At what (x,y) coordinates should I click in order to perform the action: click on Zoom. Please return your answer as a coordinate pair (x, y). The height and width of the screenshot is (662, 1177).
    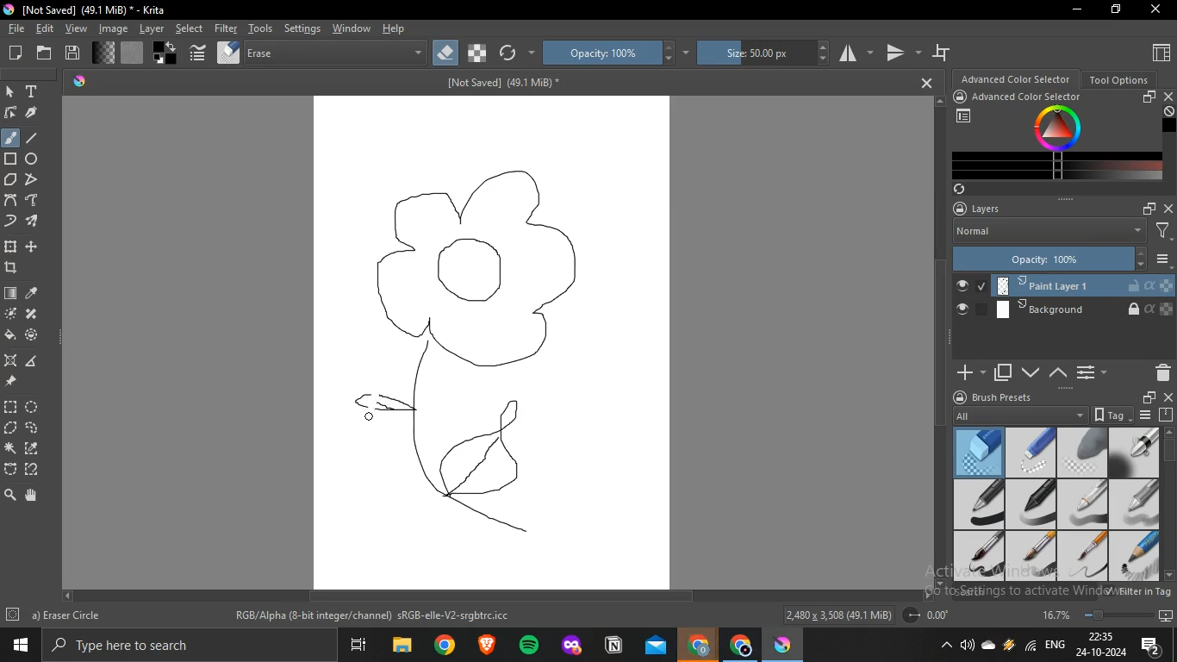
    Looking at the image, I should click on (1098, 614).